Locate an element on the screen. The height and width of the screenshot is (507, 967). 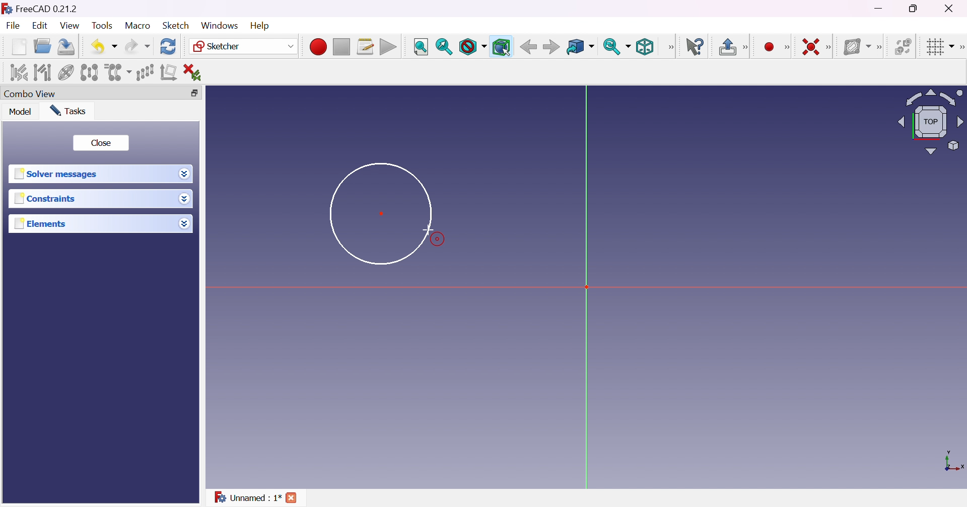
Elements is located at coordinates (42, 223).